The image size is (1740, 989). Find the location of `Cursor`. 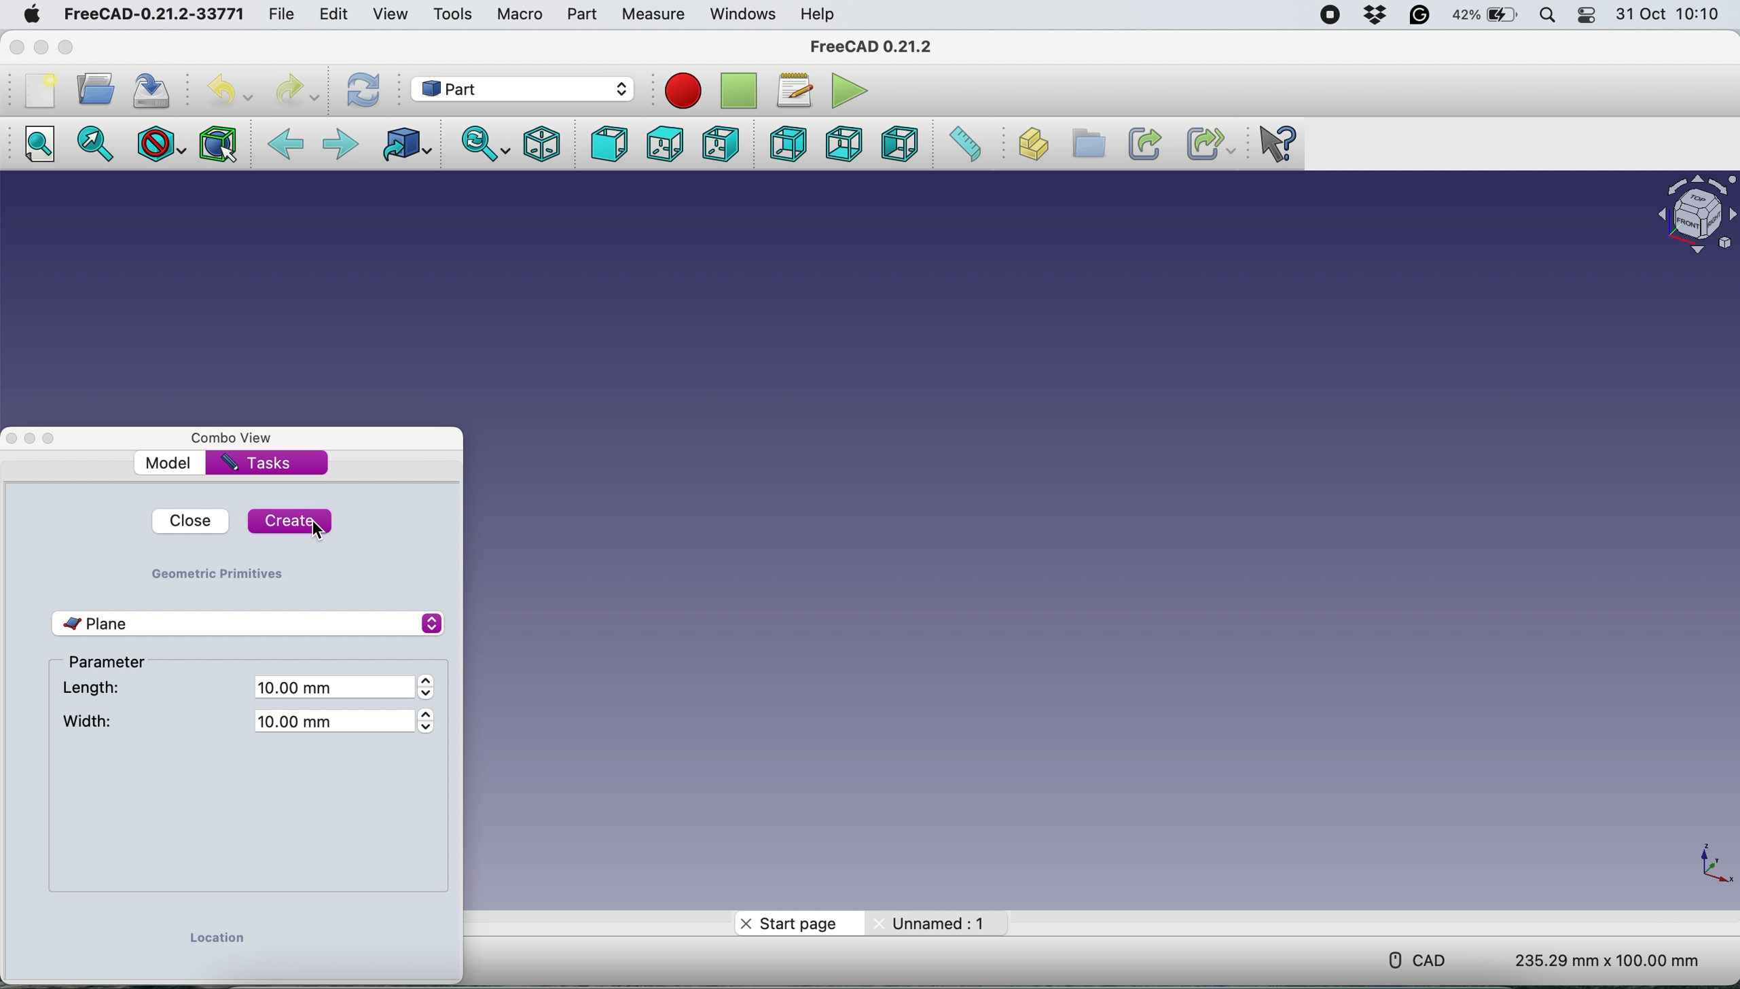

Cursor is located at coordinates (596, 27).